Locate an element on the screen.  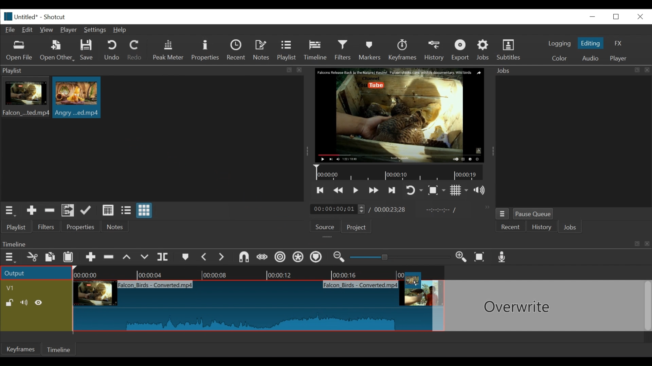
Toggle zoom is located at coordinates (436, 191).